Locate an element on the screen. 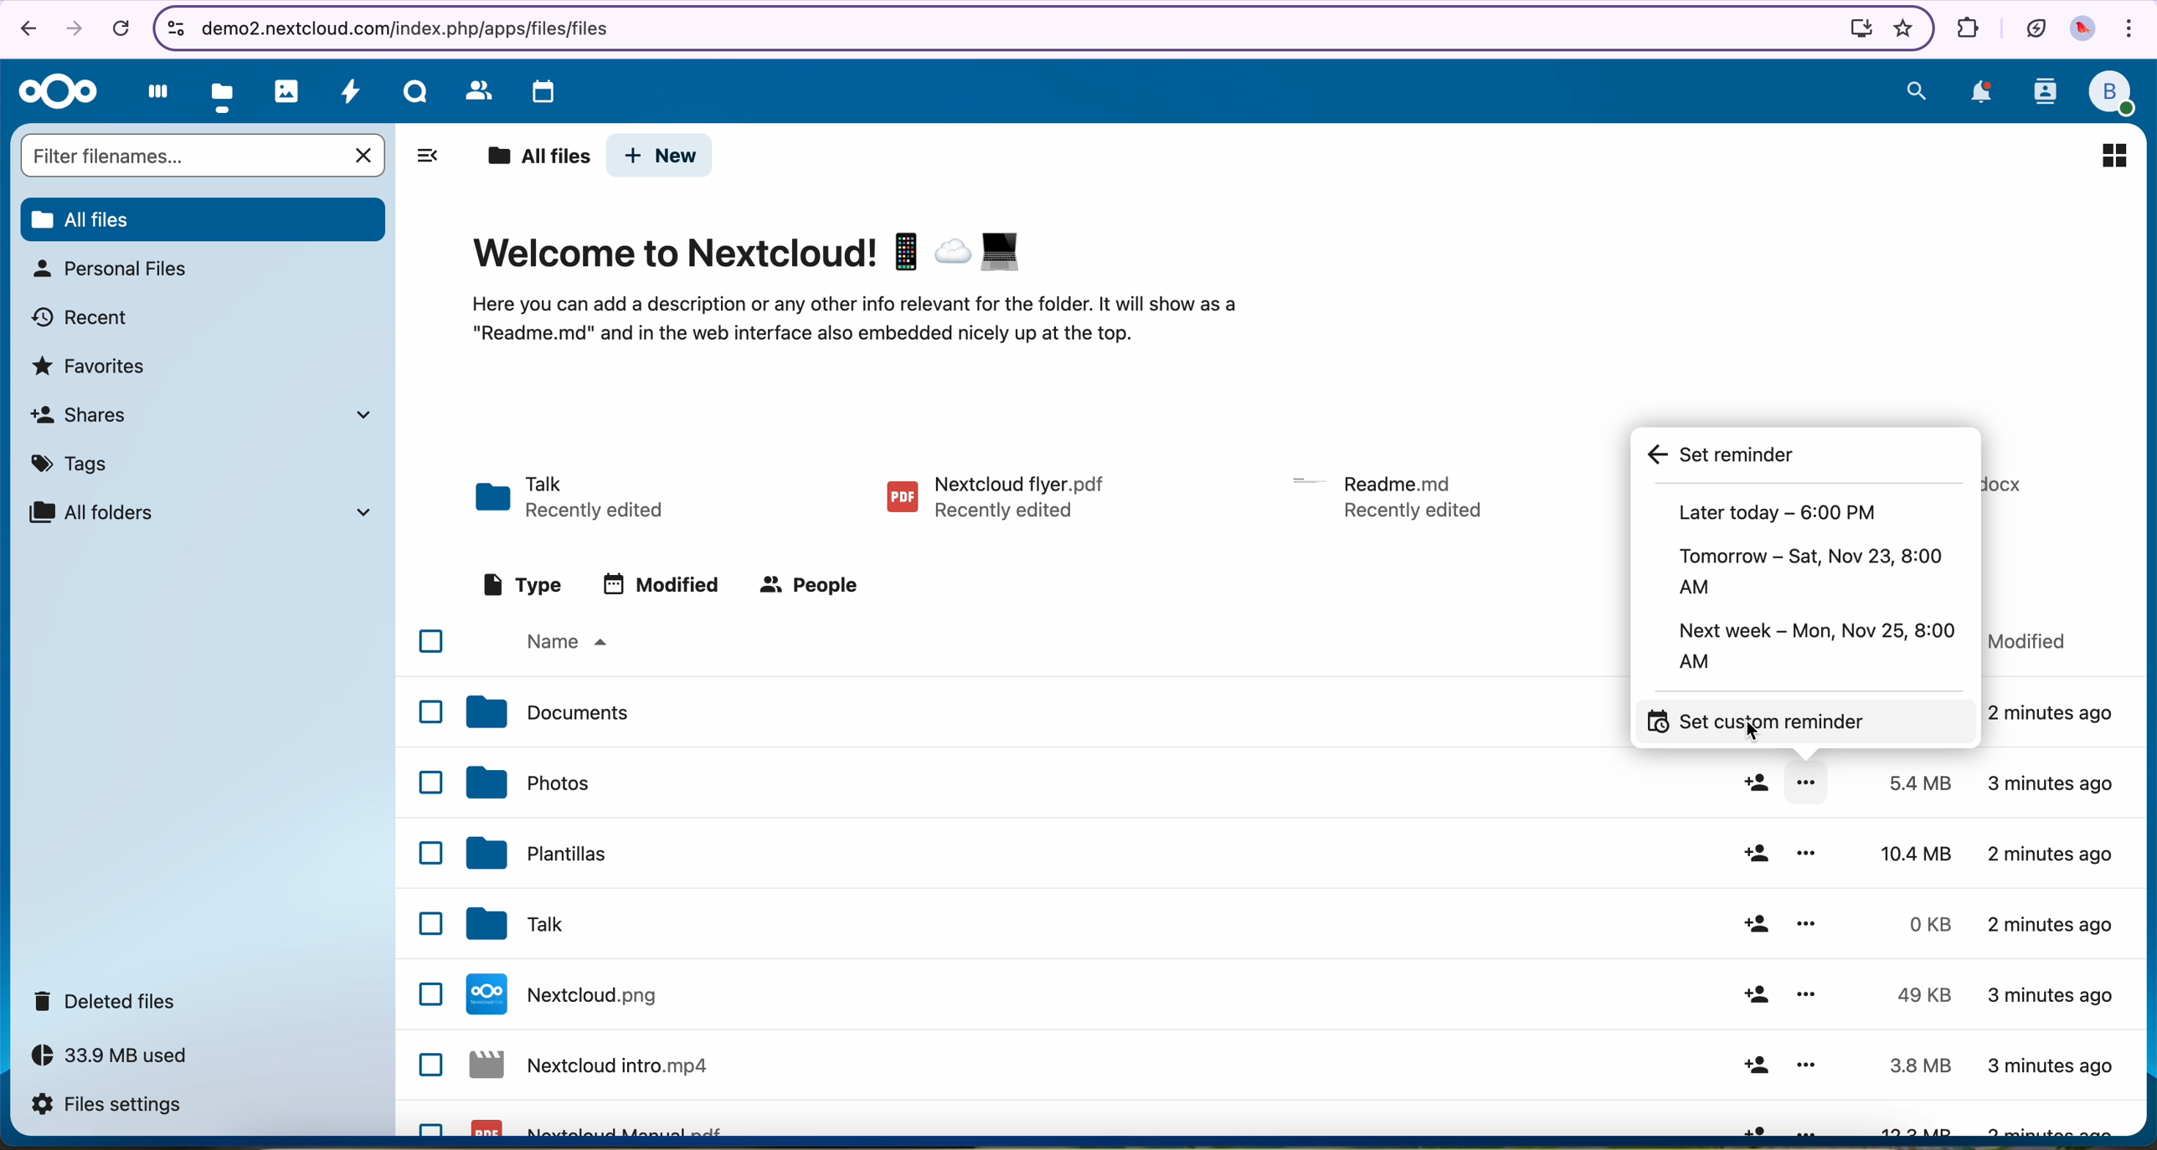 The image size is (2157, 1150). documents is located at coordinates (550, 714).